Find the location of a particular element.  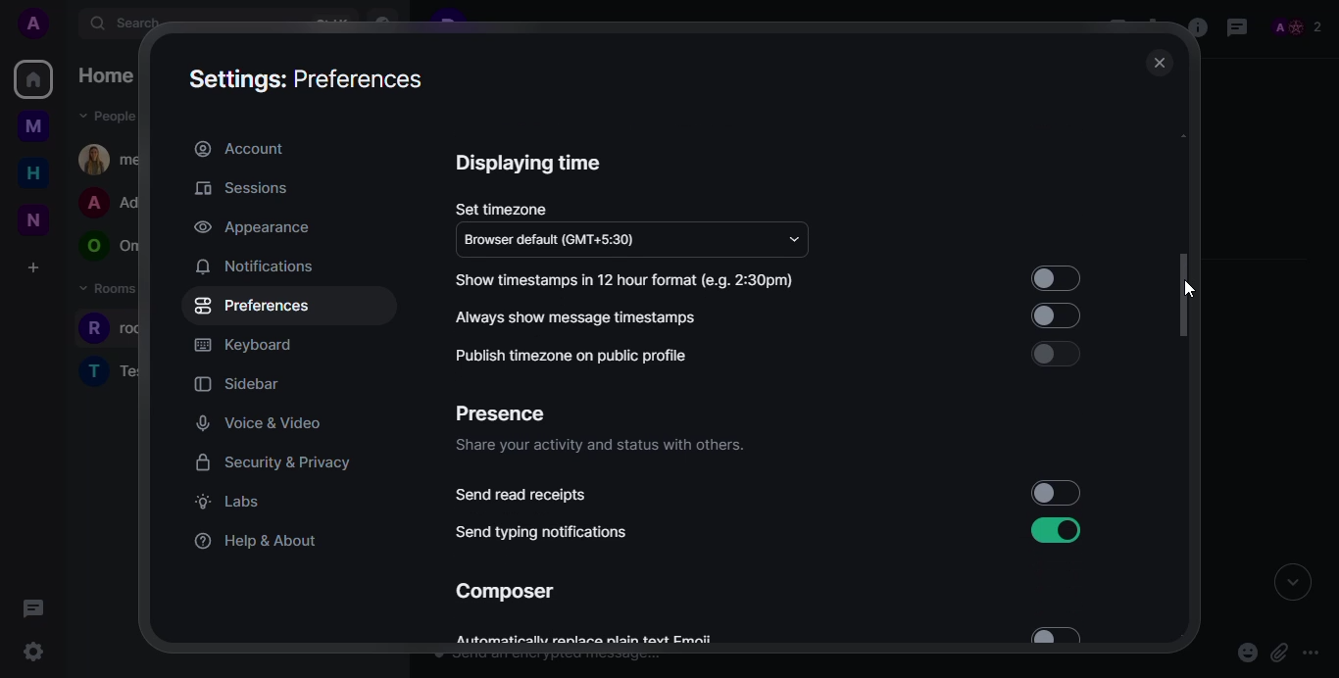

threads is located at coordinates (34, 608).